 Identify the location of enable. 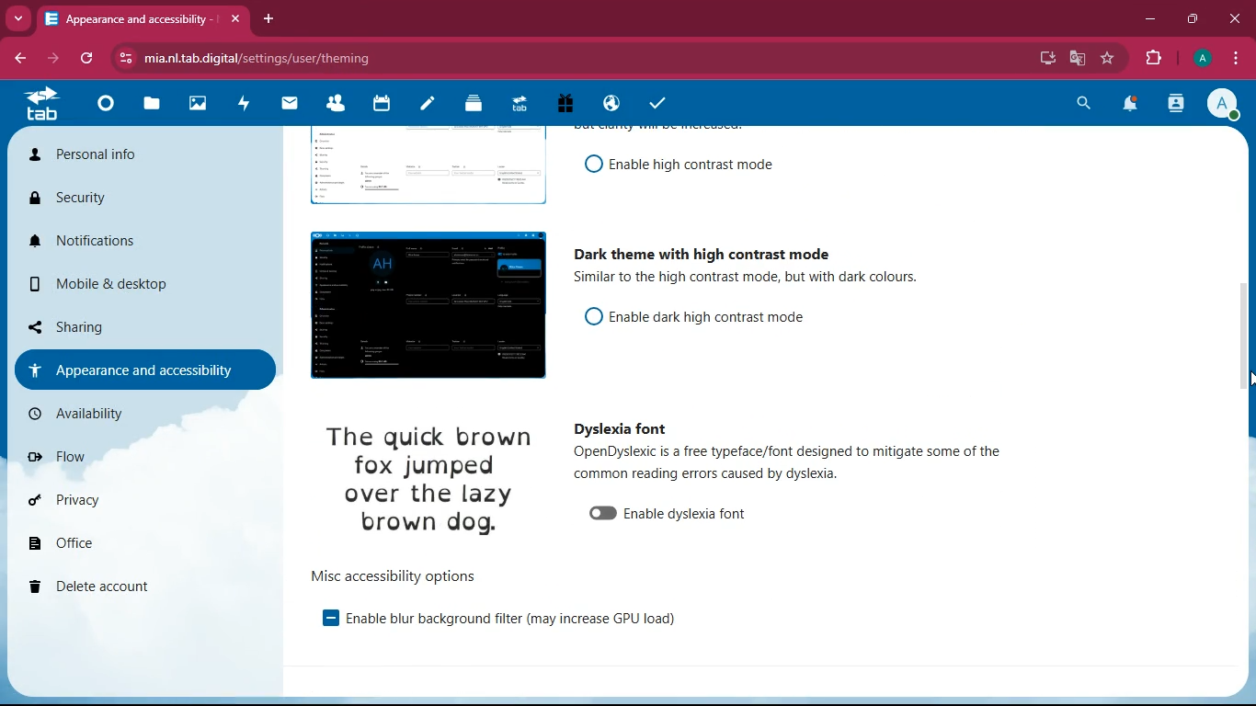
(691, 165).